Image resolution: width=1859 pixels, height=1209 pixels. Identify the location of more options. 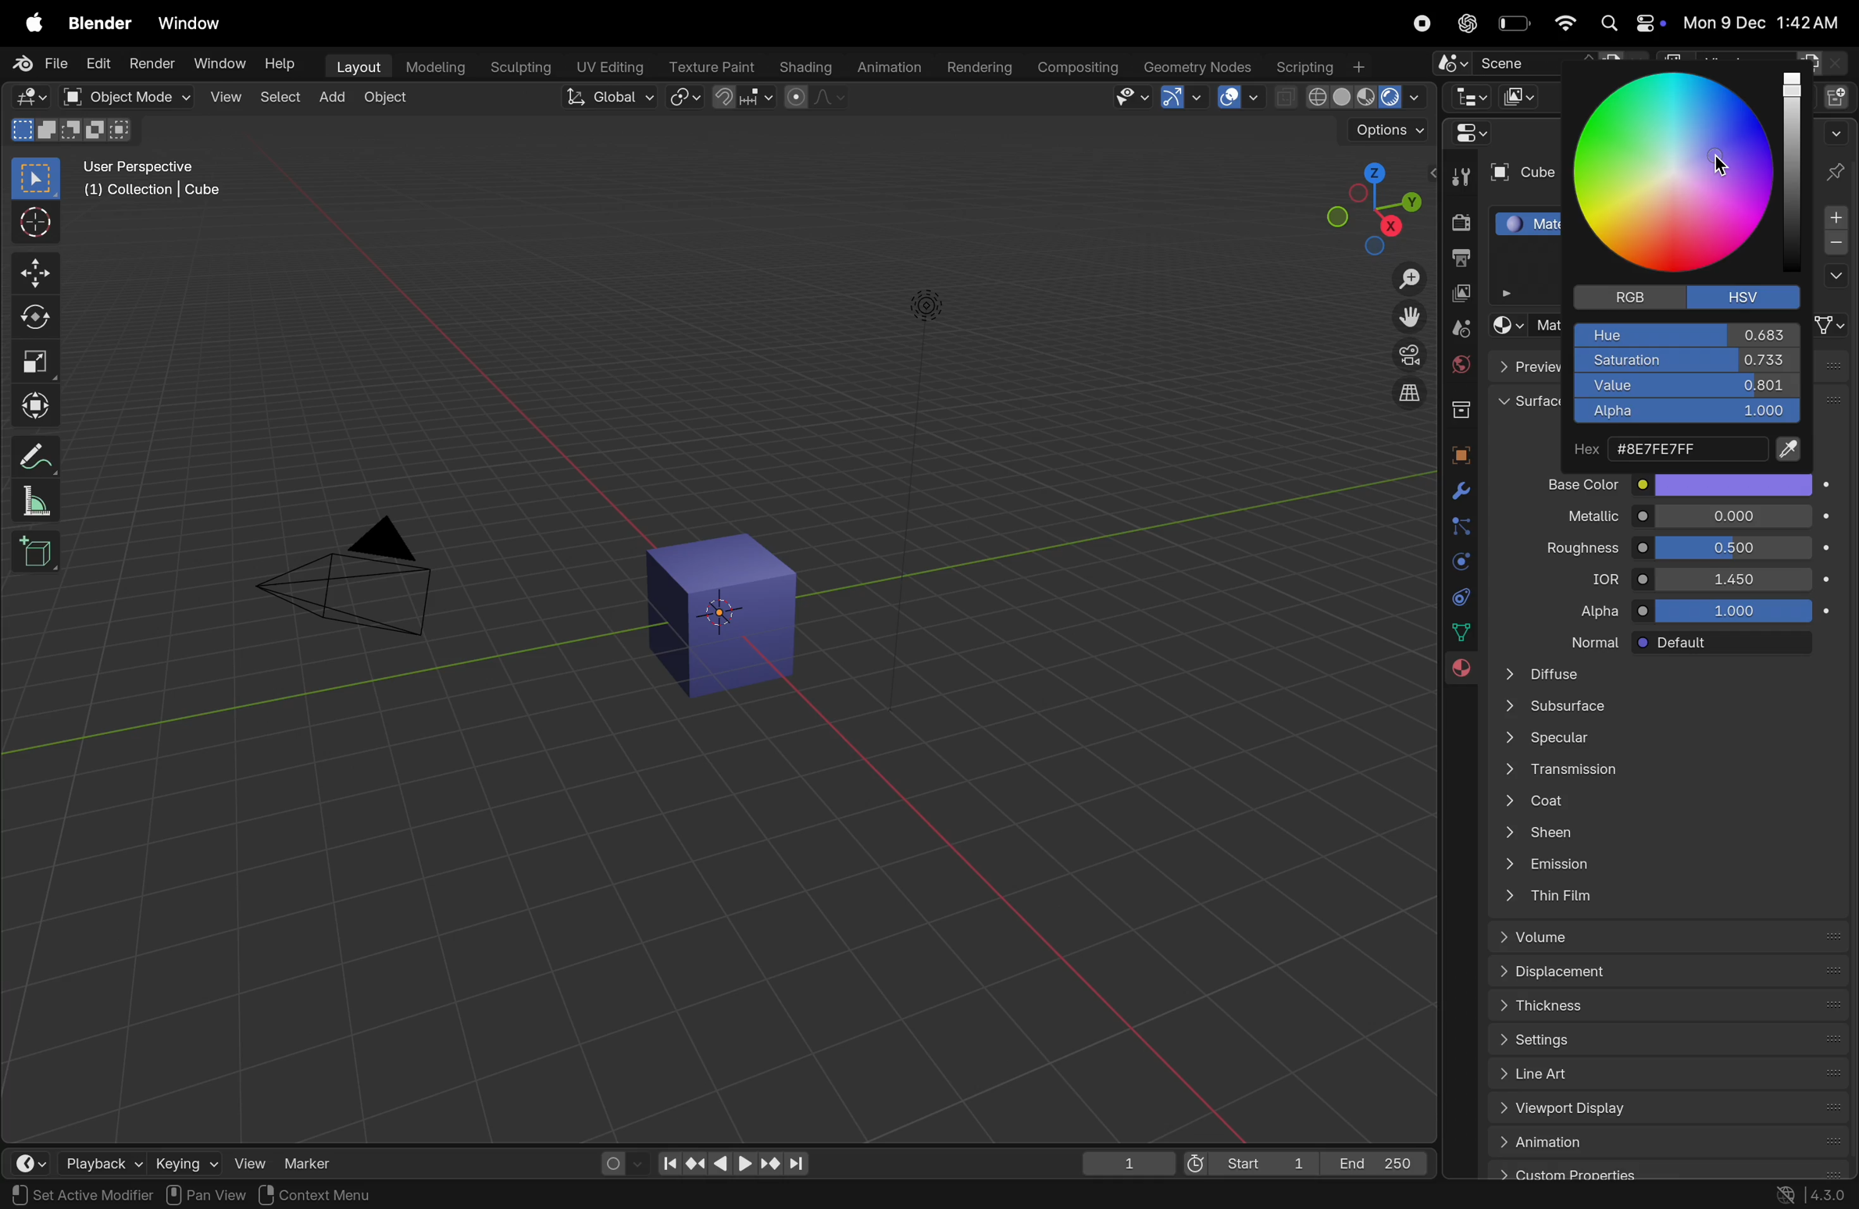
(1835, 131).